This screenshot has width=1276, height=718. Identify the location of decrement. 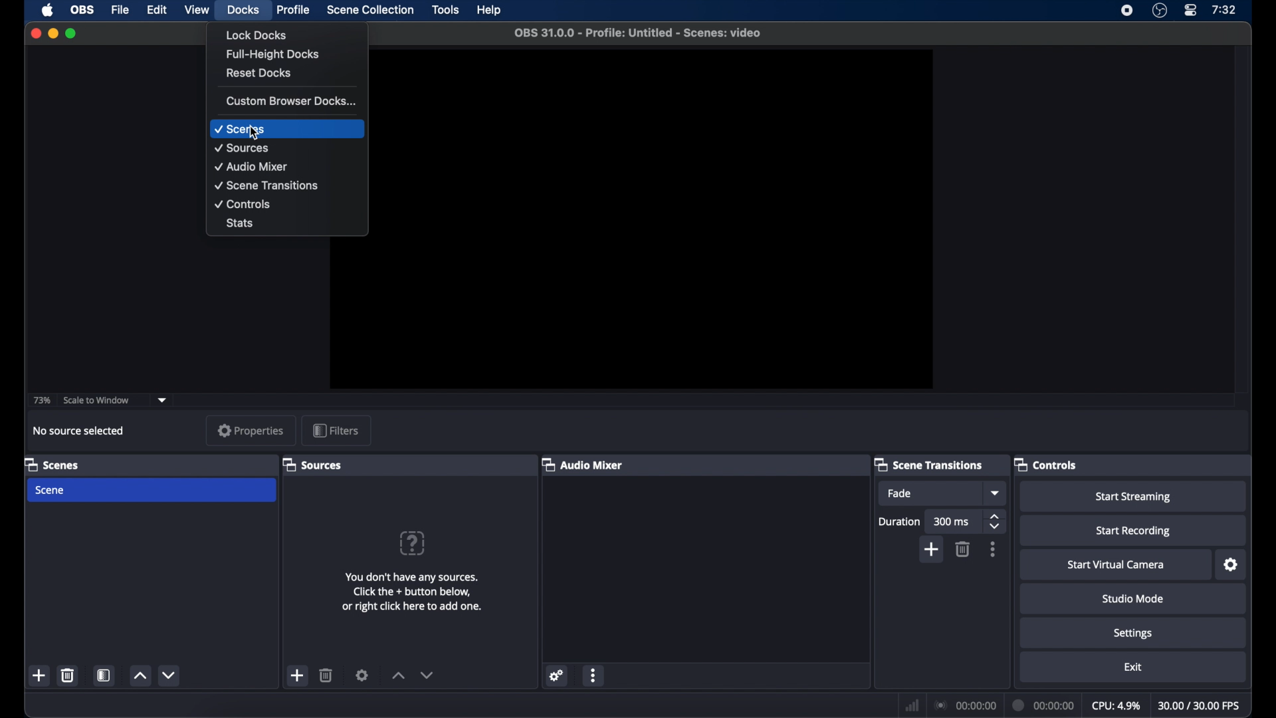
(169, 675).